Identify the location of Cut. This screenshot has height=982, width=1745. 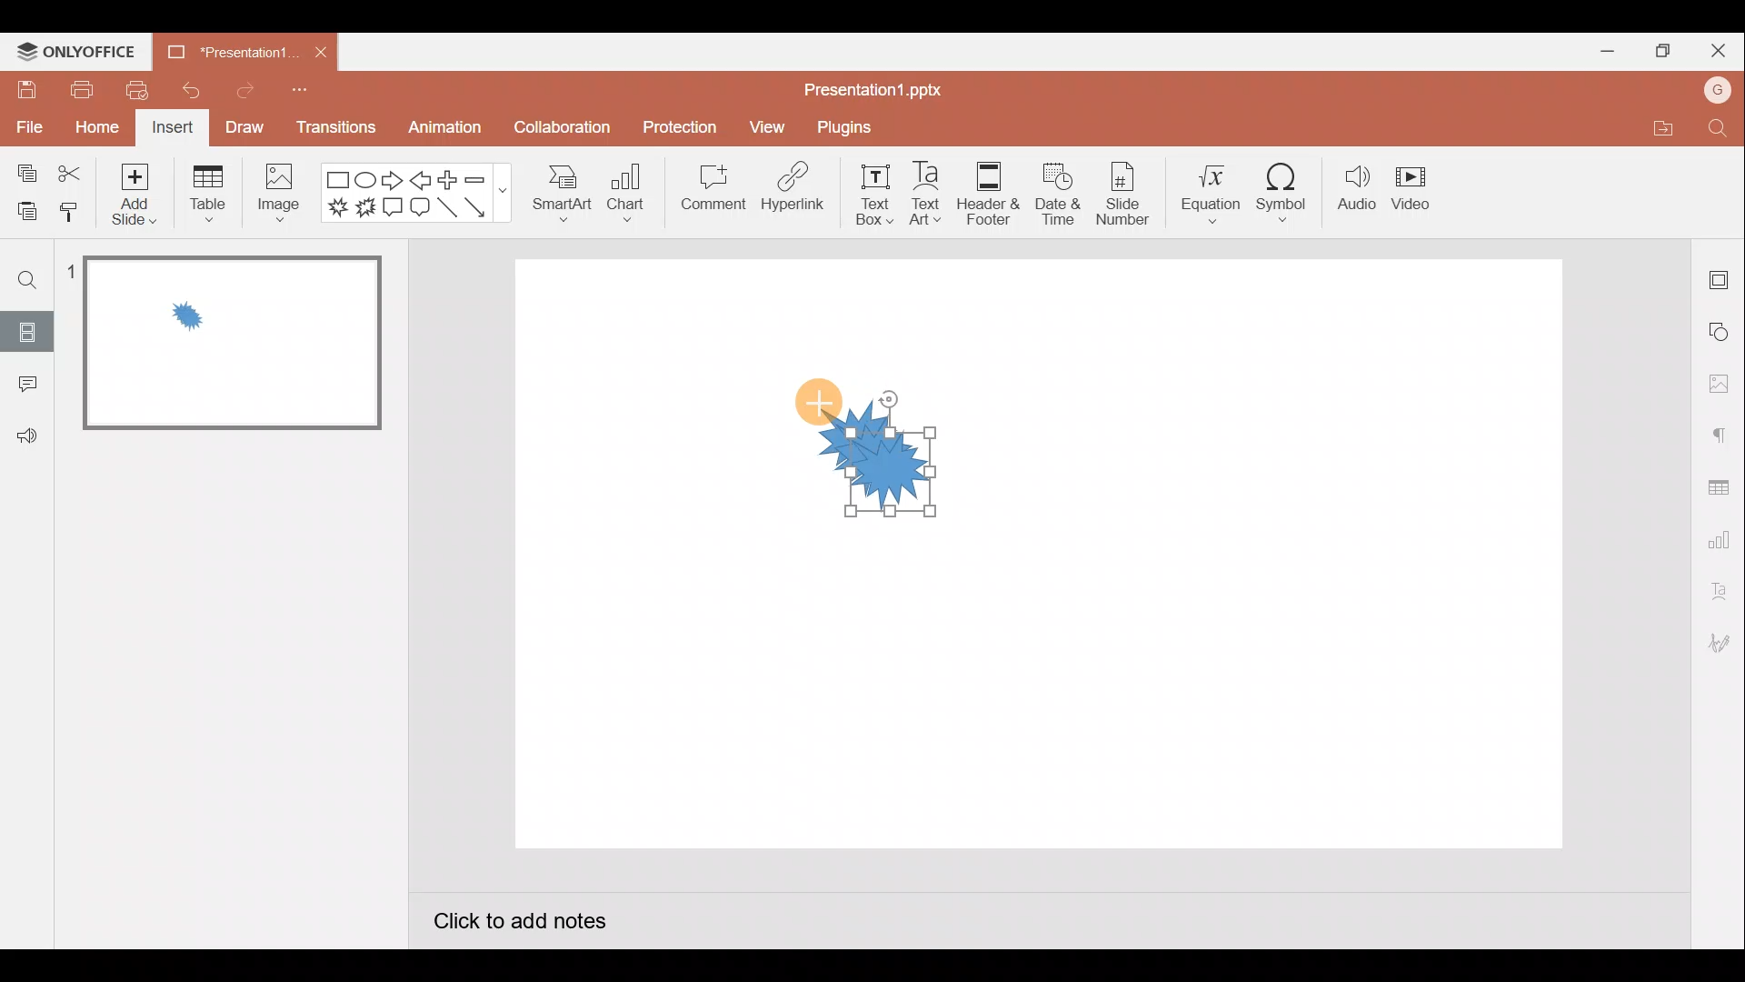
(72, 170).